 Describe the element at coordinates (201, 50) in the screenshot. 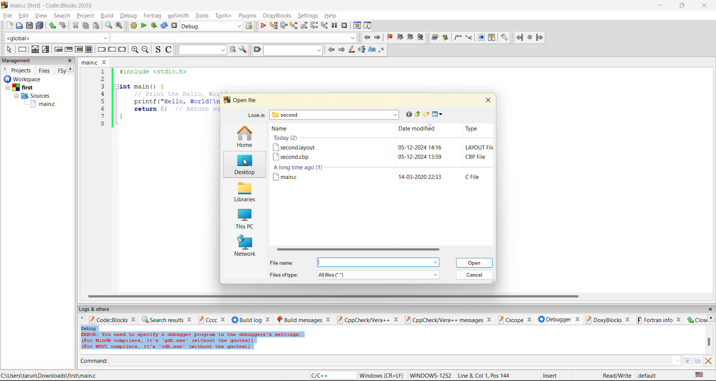

I see `text to search` at that location.